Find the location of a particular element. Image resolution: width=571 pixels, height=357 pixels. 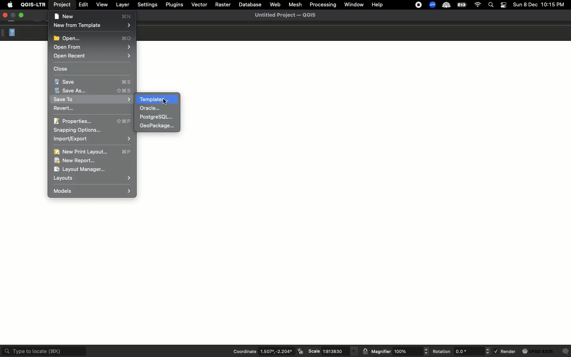

Mesh is located at coordinates (295, 5).